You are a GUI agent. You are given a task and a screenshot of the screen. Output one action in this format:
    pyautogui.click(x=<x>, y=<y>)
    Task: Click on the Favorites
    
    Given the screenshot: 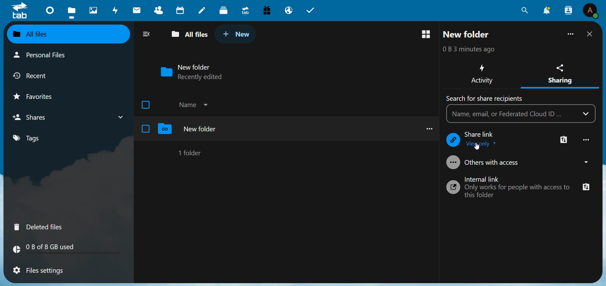 What is the action you would take?
    pyautogui.click(x=40, y=95)
    